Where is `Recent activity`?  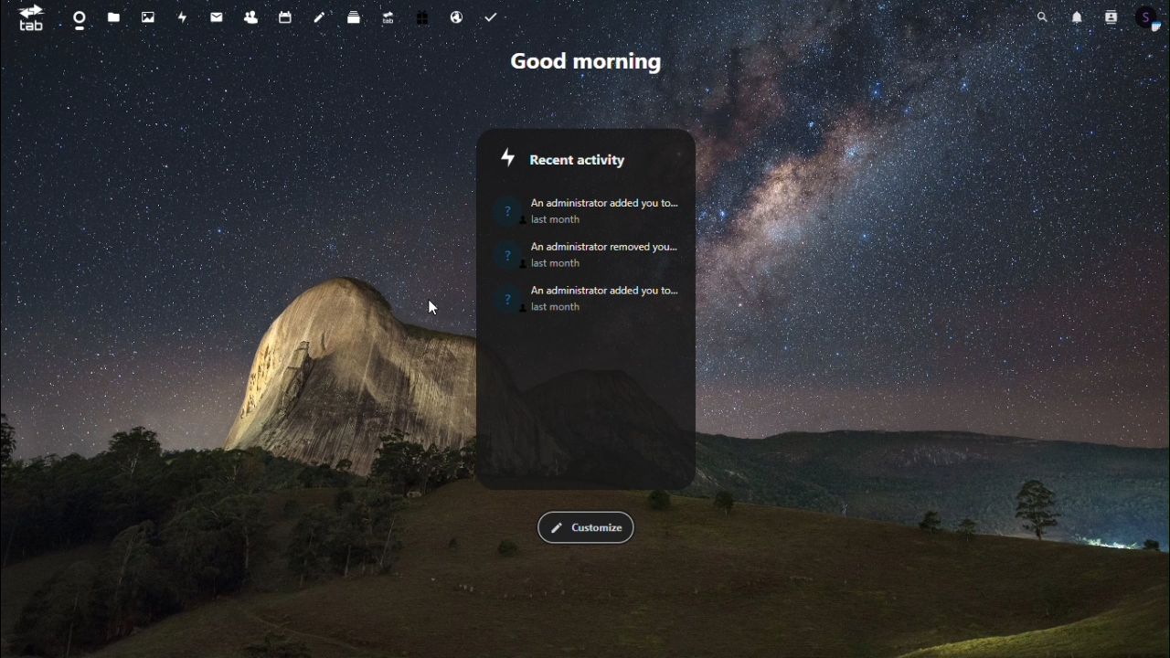 Recent activity is located at coordinates (580, 161).